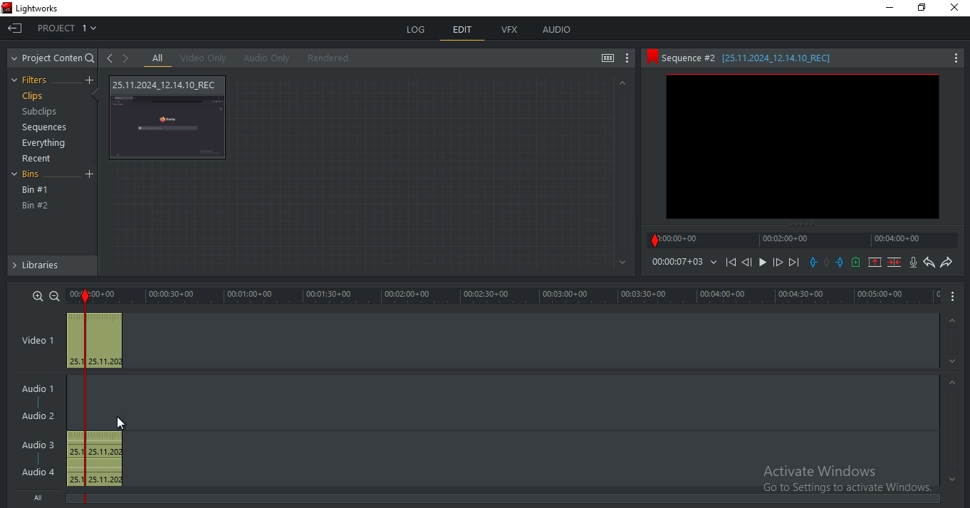  I want to click on Close, so click(955, 11).